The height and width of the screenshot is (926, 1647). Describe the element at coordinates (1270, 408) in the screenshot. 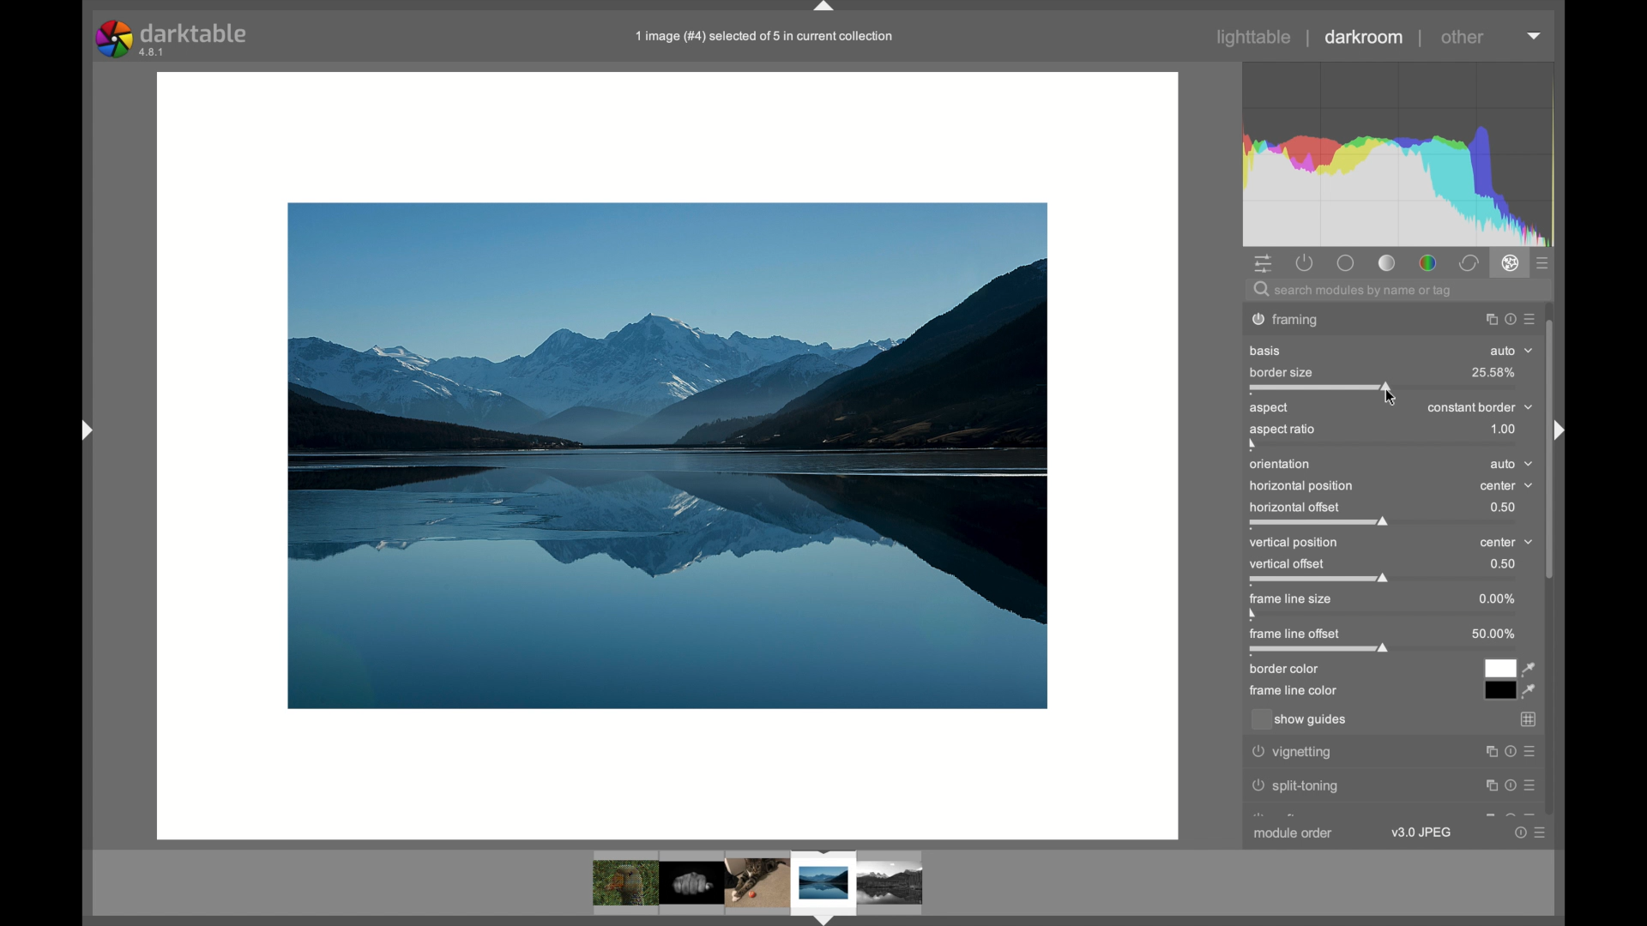

I see `aspect` at that location.